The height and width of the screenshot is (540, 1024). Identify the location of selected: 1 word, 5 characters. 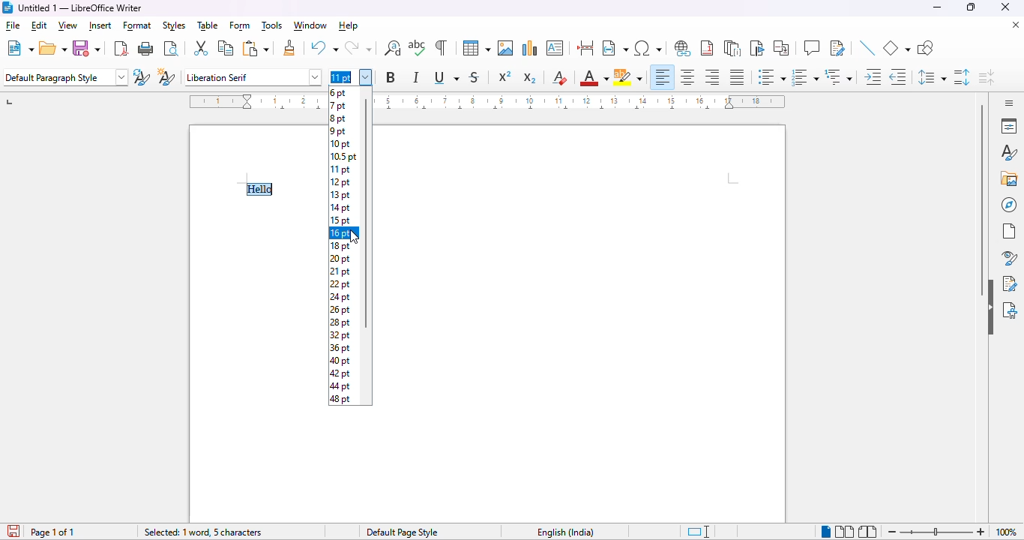
(202, 532).